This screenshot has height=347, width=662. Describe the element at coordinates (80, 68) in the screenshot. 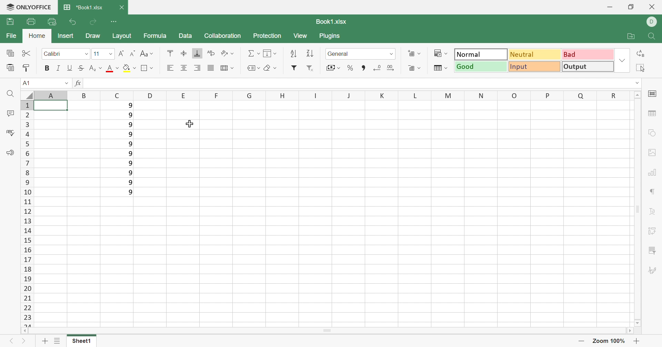

I see `Strikethrough` at that location.